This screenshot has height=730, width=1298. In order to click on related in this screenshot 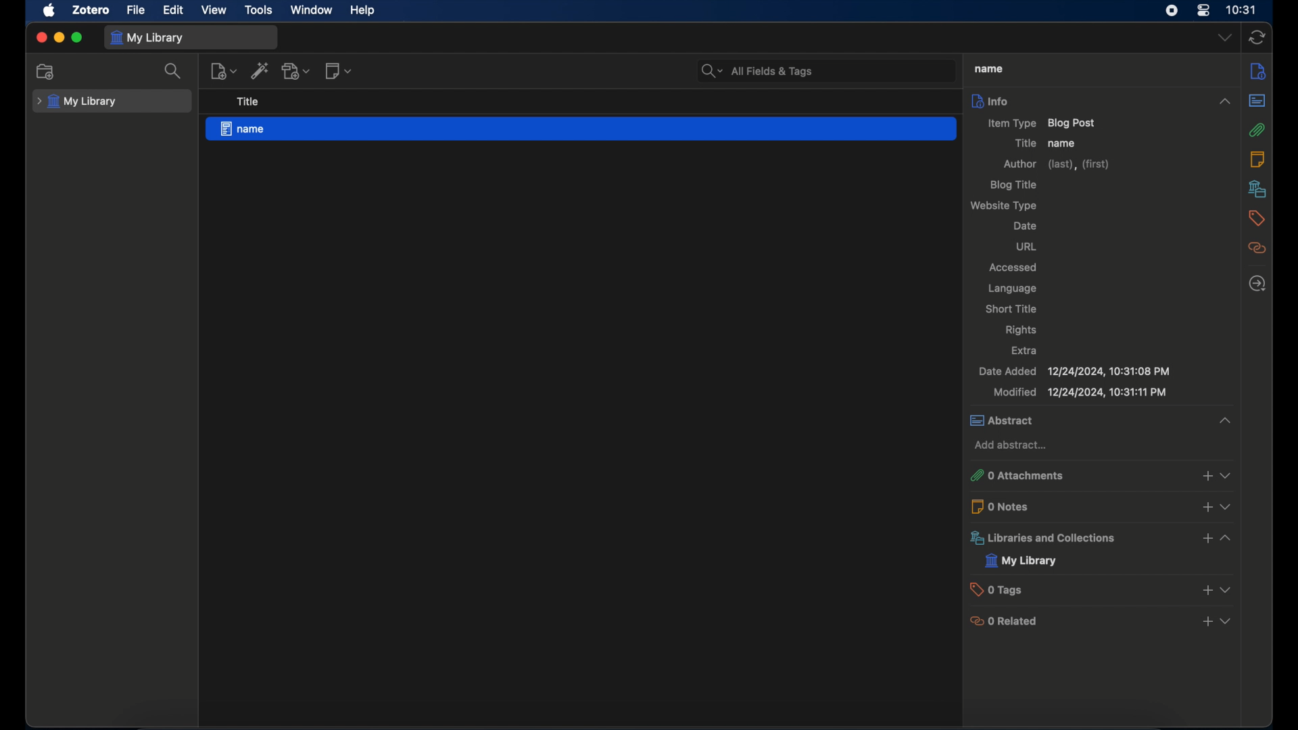, I will do `click(1258, 248)`.